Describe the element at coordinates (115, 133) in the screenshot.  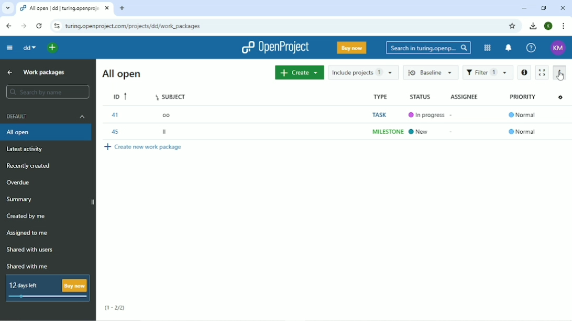
I see `45` at that location.